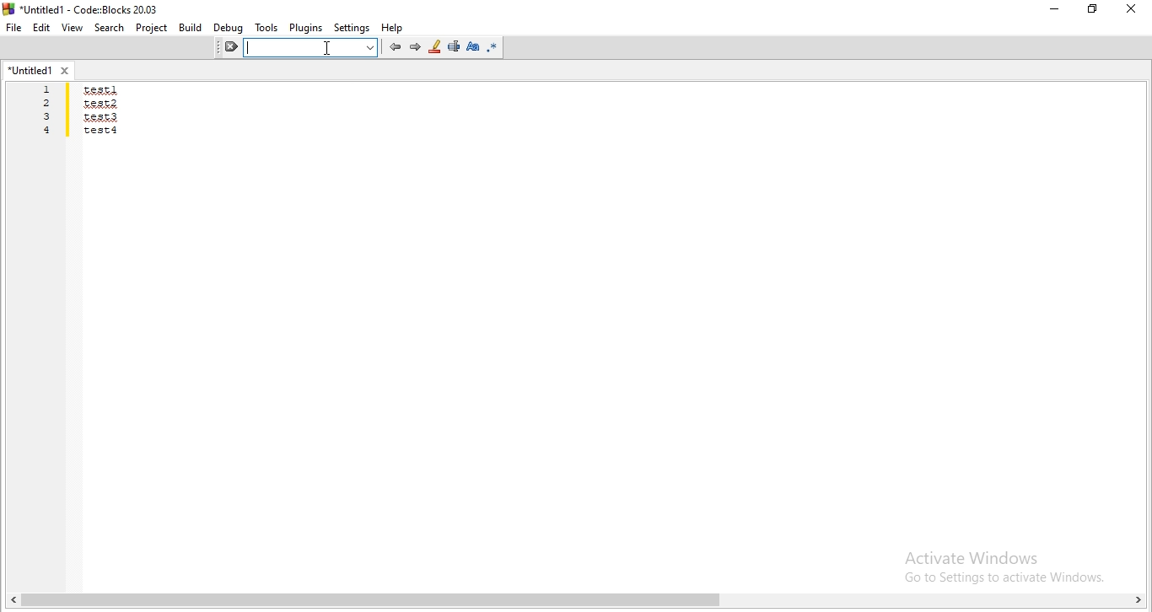 The width and height of the screenshot is (1152, 612). I want to click on Project, so click(152, 28).